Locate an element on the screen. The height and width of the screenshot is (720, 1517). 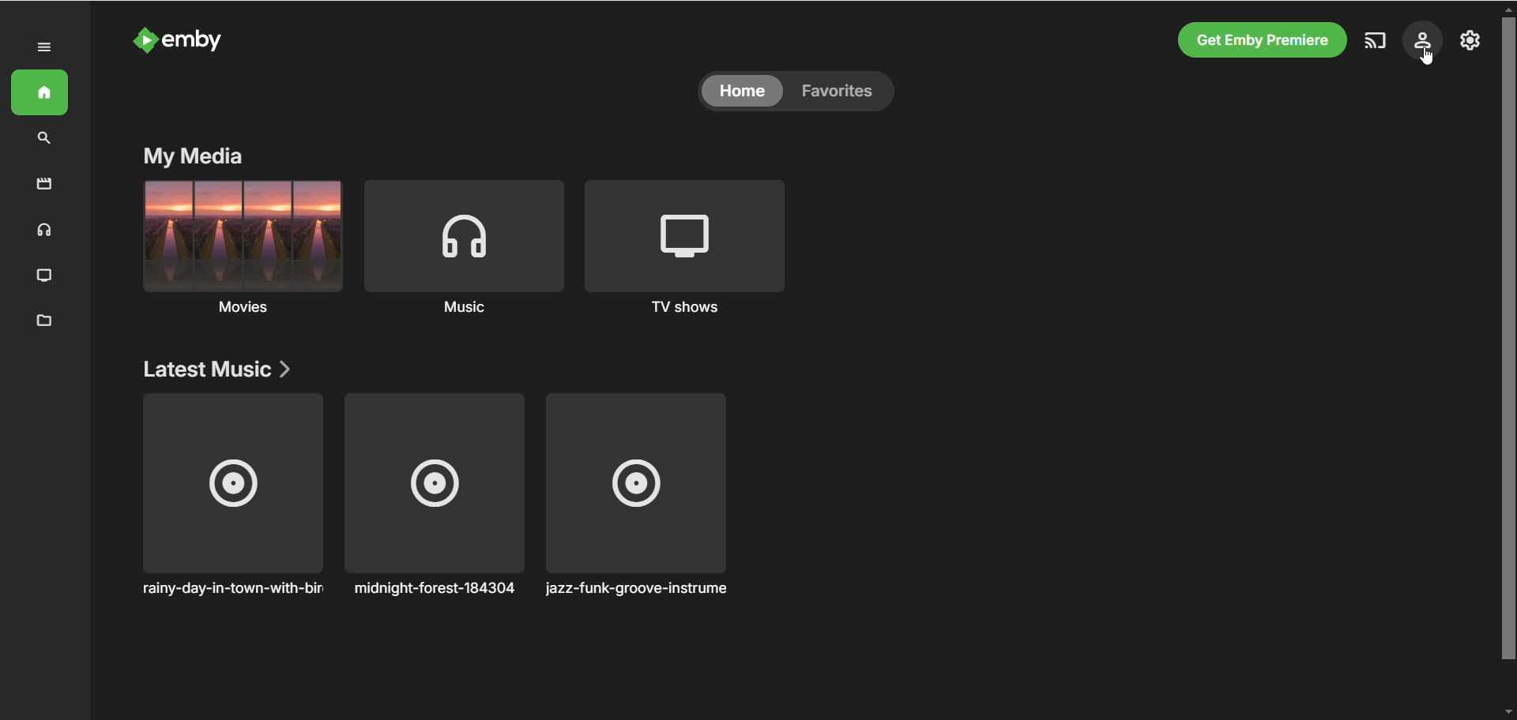
cursor is located at coordinates (1428, 61).